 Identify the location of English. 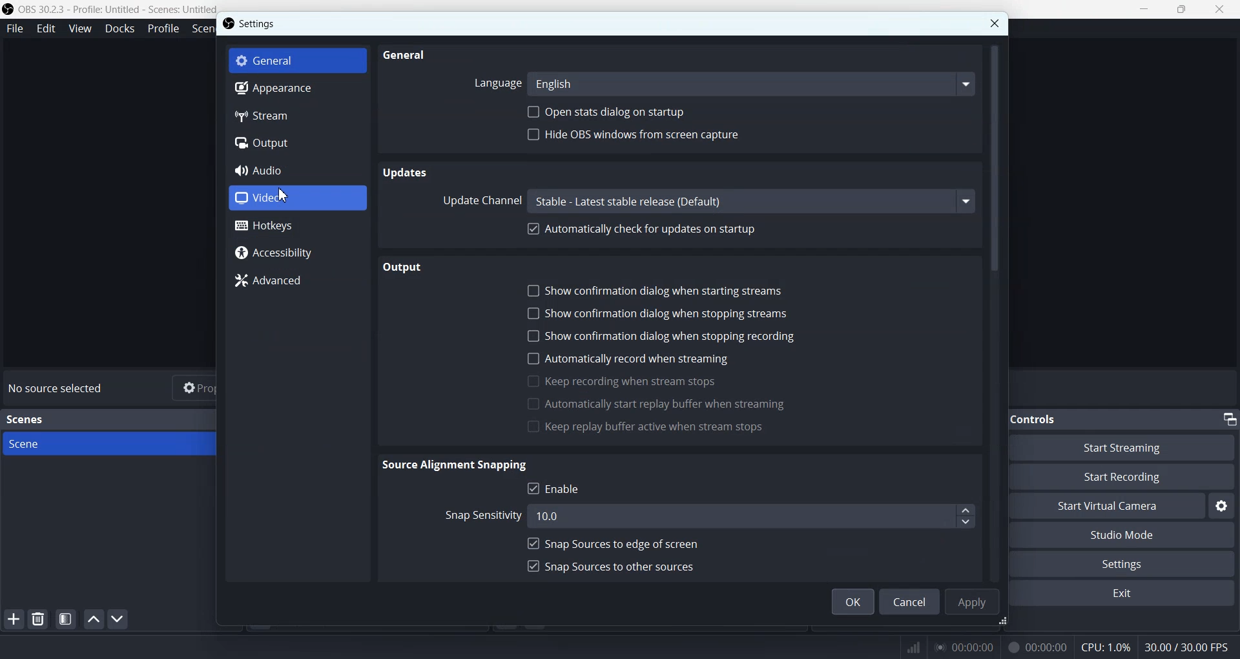
(750, 83).